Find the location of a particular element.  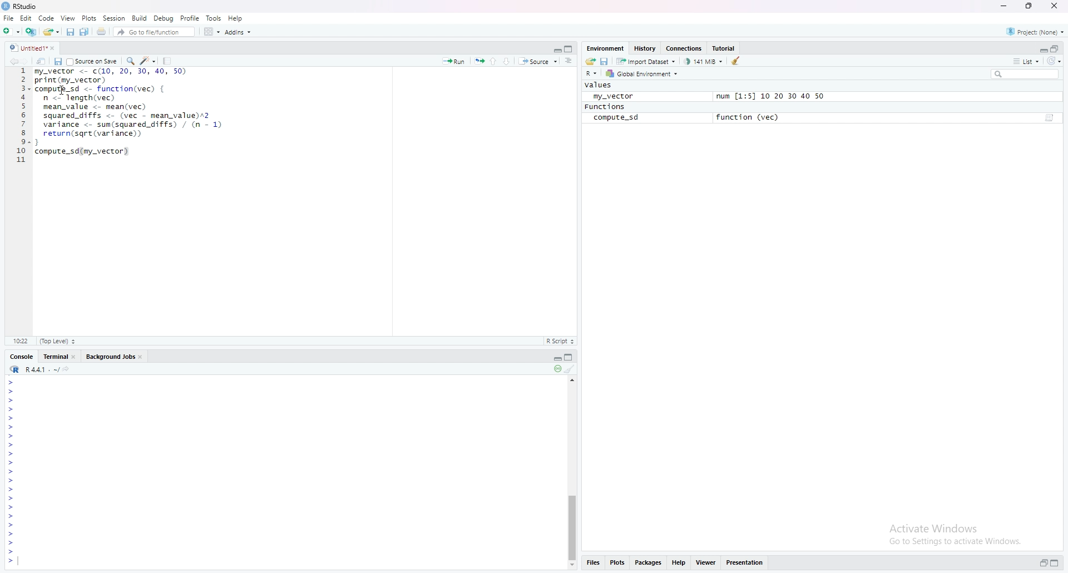

num [1:5] 10 20 30 40 50 is located at coordinates (770, 97).